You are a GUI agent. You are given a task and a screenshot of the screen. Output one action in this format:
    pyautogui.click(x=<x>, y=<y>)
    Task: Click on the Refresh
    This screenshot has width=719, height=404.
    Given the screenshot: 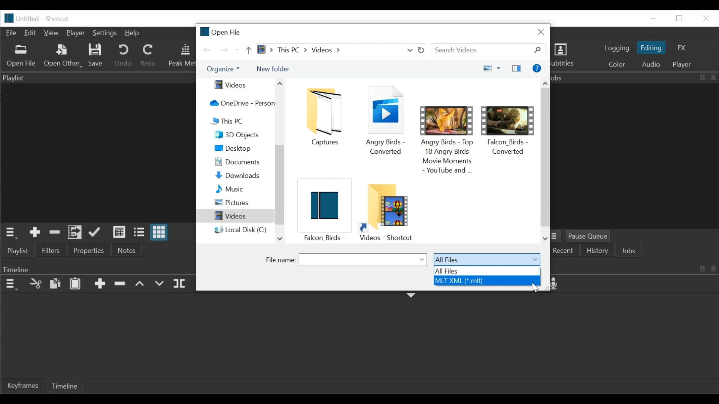 What is the action you would take?
    pyautogui.click(x=423, y=50)
    